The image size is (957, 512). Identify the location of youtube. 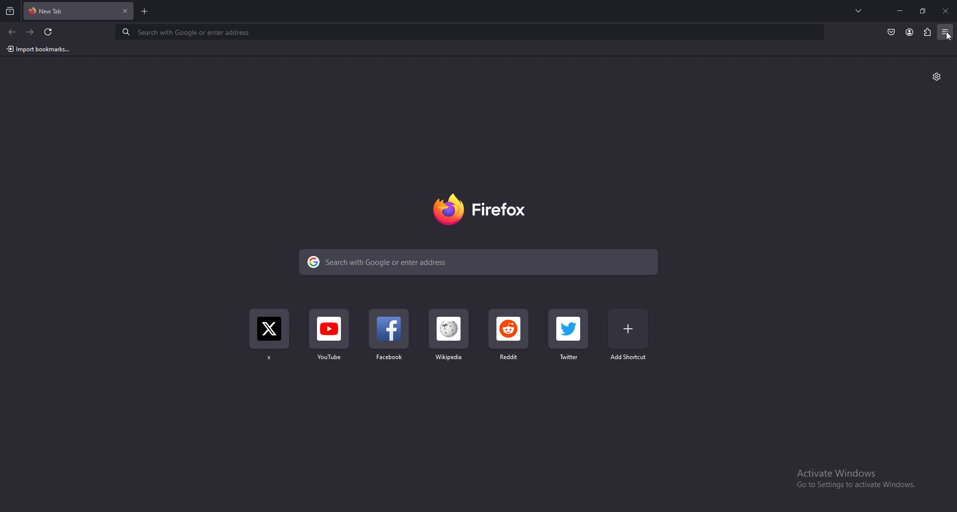
(330, 339).